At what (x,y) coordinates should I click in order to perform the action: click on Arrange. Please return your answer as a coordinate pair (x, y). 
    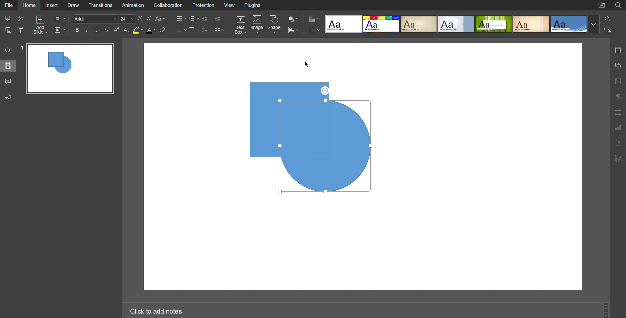
    Looking at the image, I should click on (293, 18).